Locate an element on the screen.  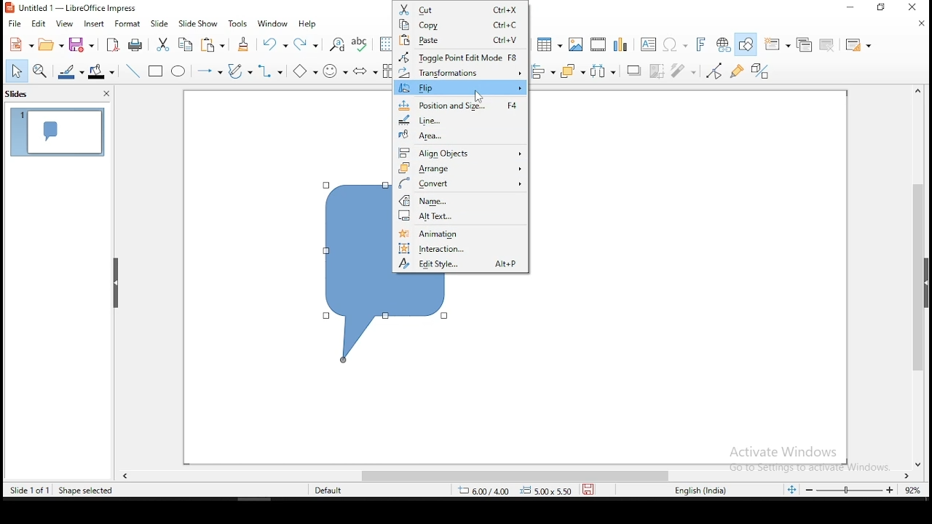
convert is located at coordinates (459, 183).